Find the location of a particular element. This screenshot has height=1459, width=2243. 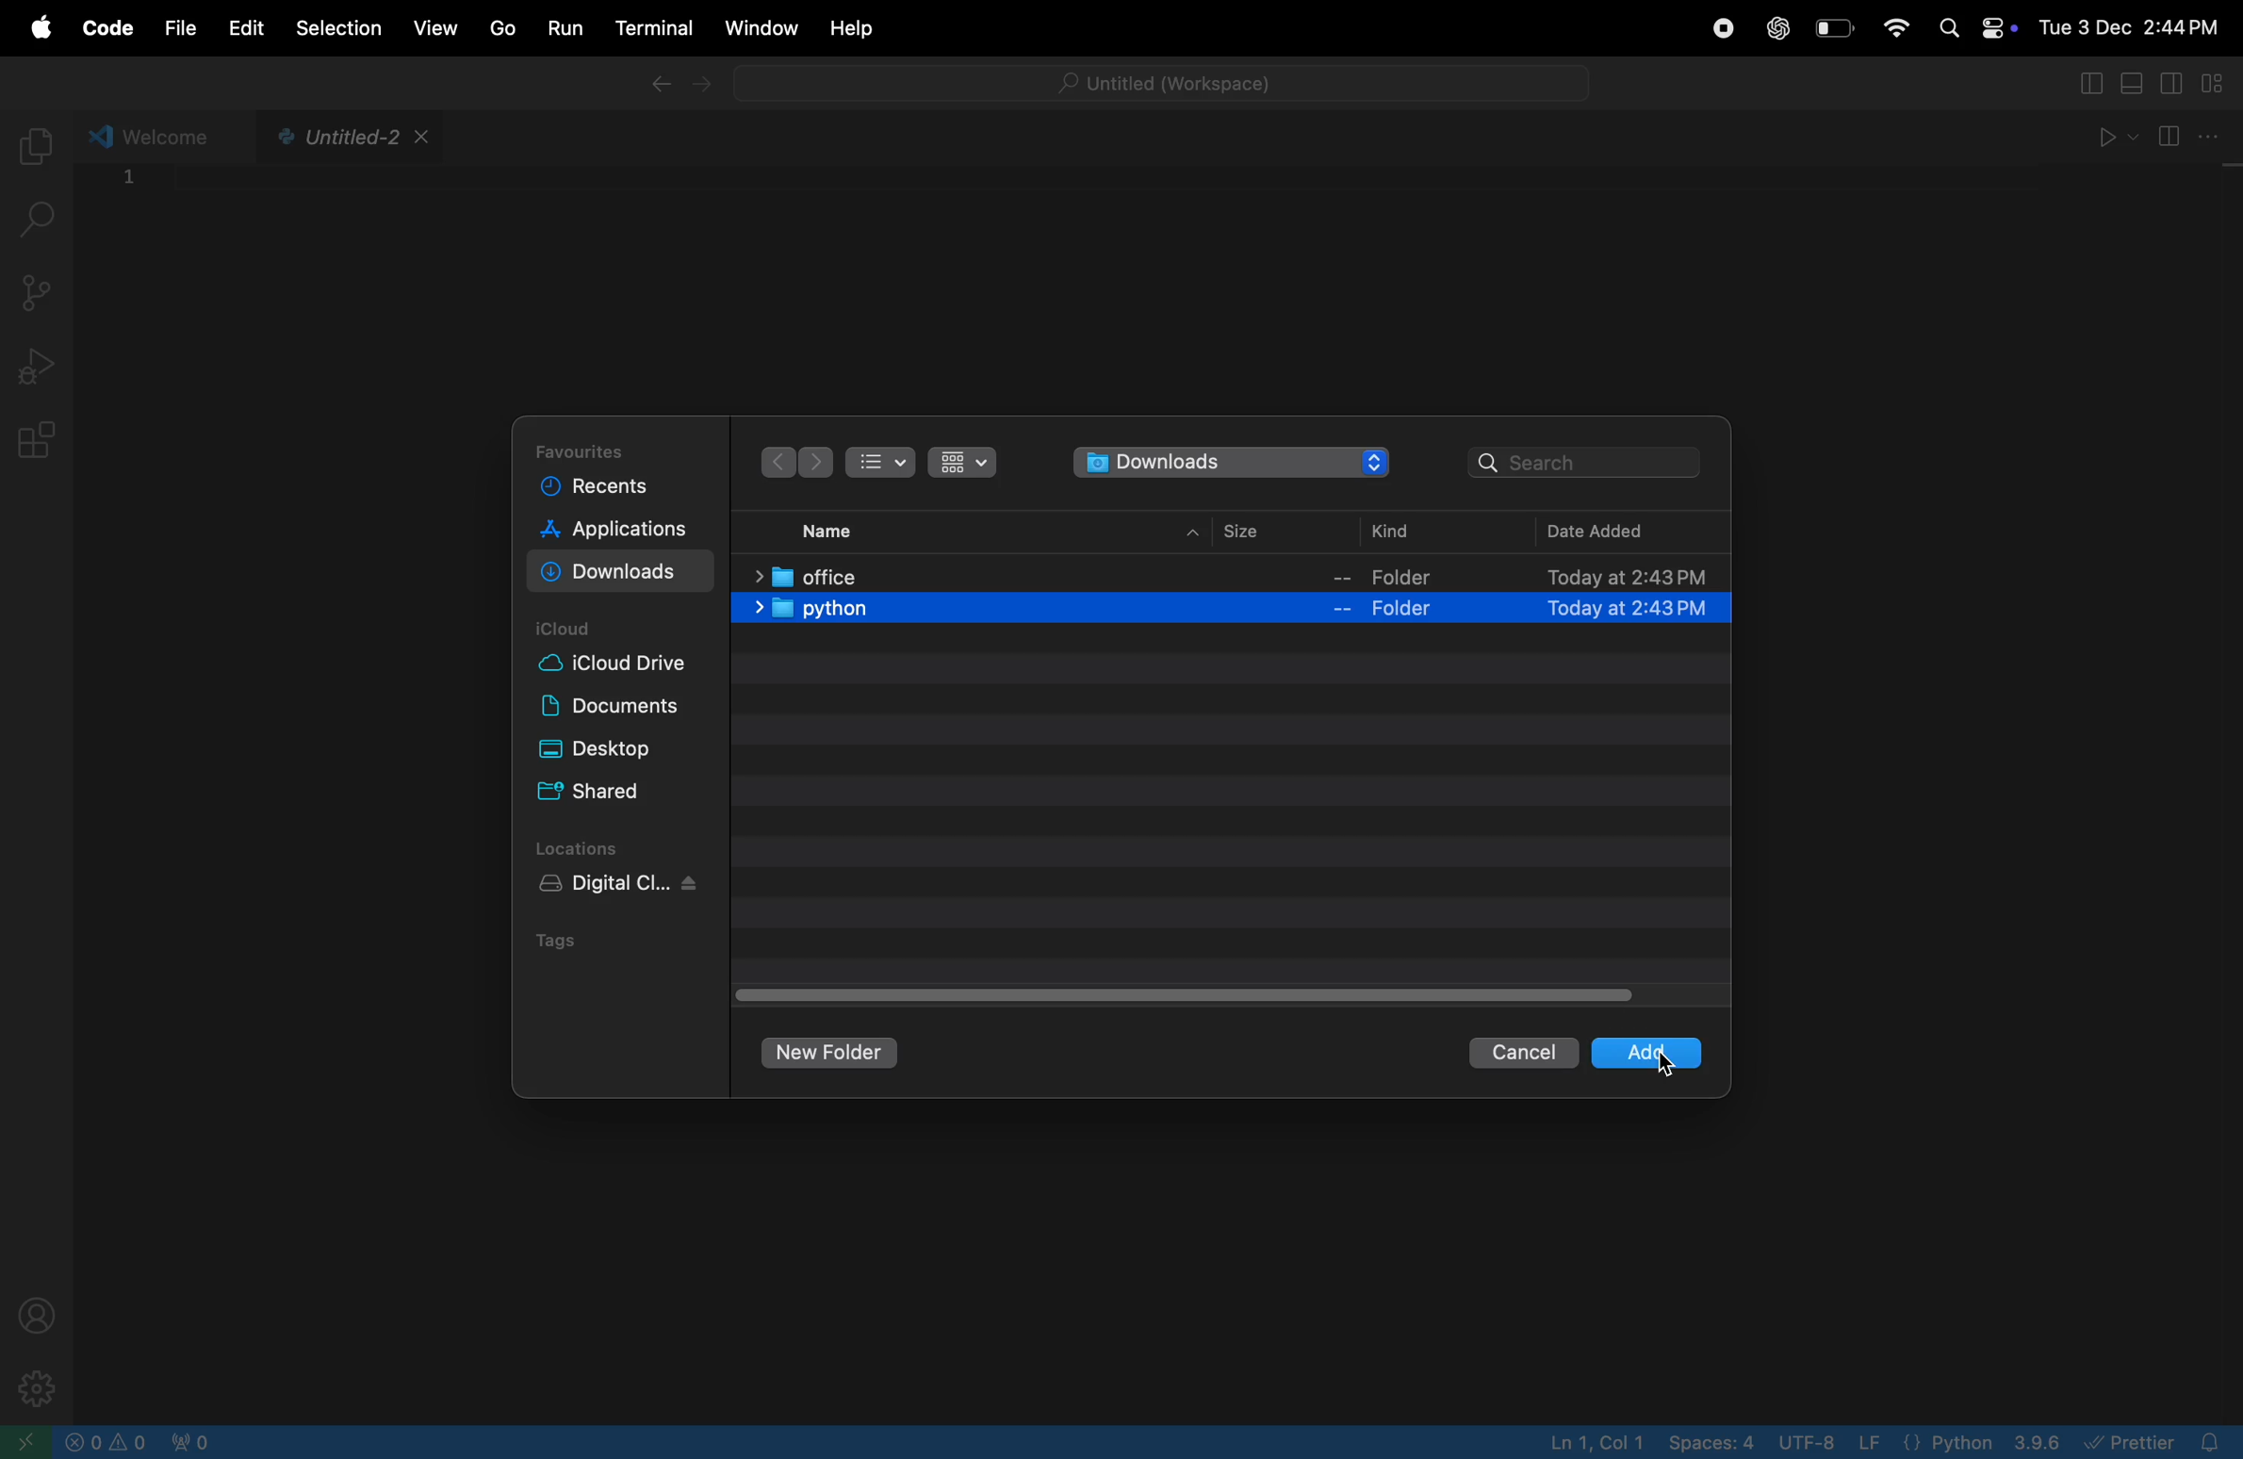

source control is located at coordinates (40, 290).